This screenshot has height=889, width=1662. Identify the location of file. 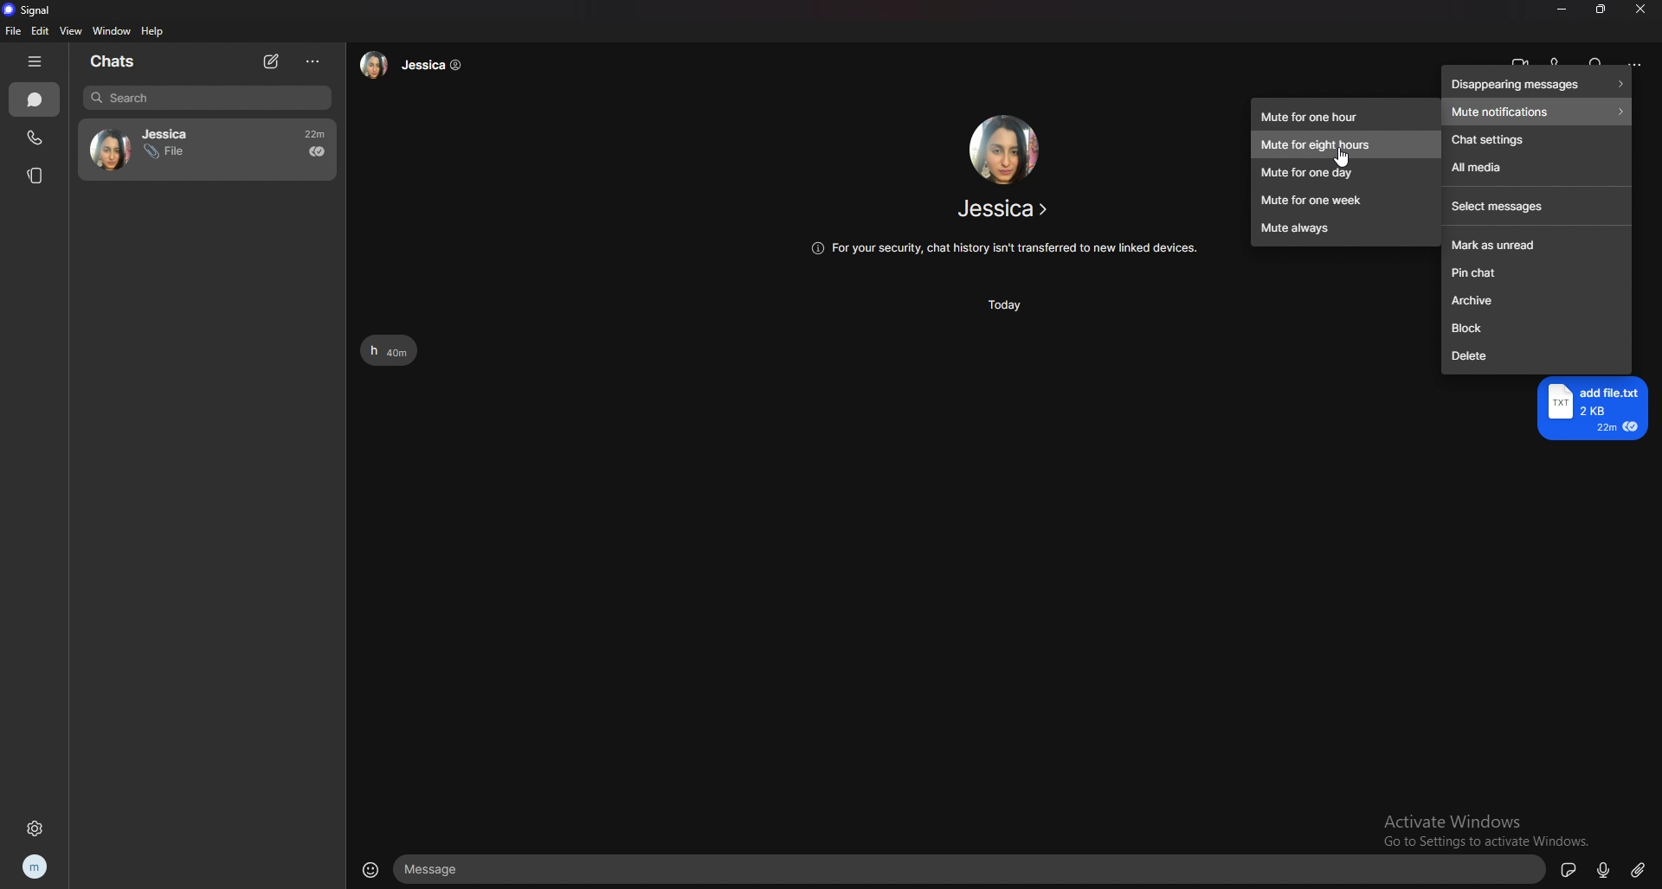
(14, 31).